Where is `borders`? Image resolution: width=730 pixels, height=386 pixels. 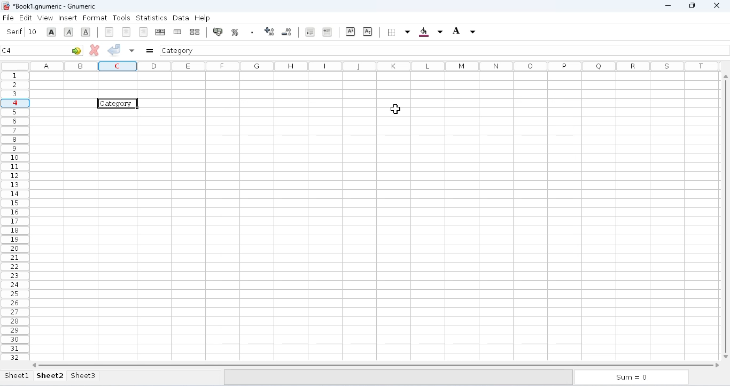
borders is located at coordinates (417, 32).